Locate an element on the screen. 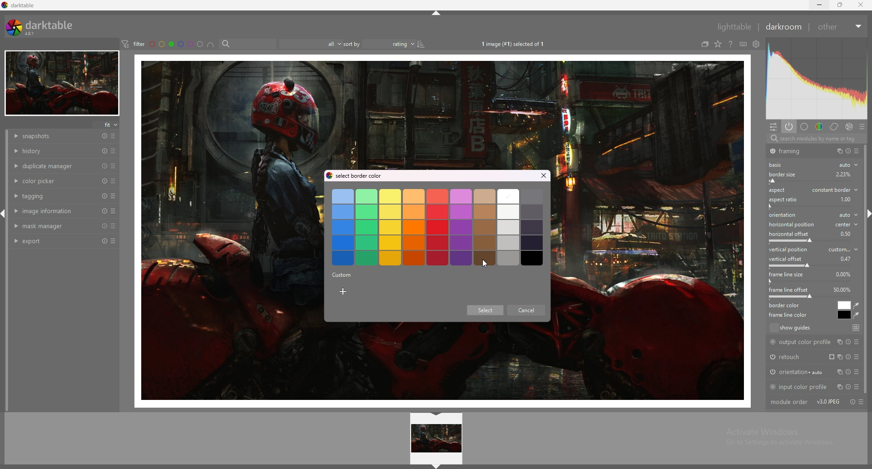 This screenshot has height=469, width=872. see online help is located at coordinates (731, 44).